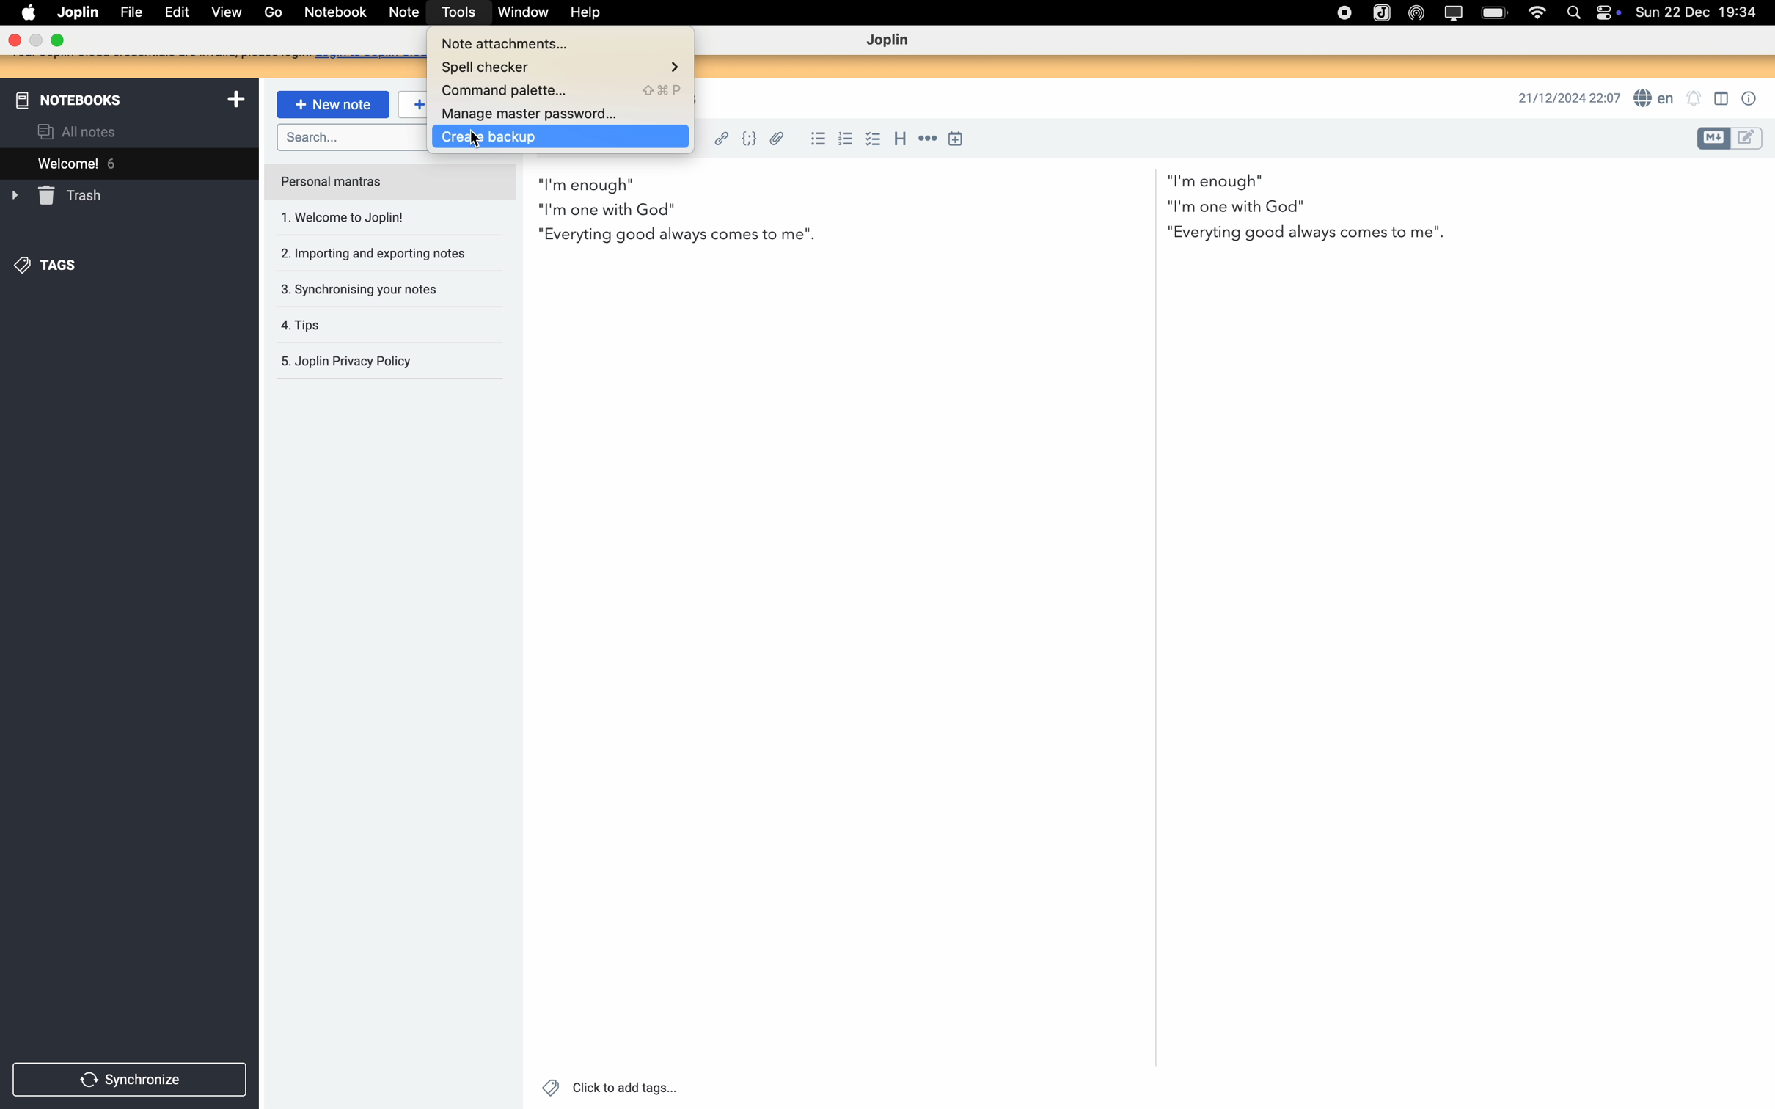  What do you see at coordinates (565, 67) in the screenshot?
I see `spell checker` at bounding box center [565, 67].